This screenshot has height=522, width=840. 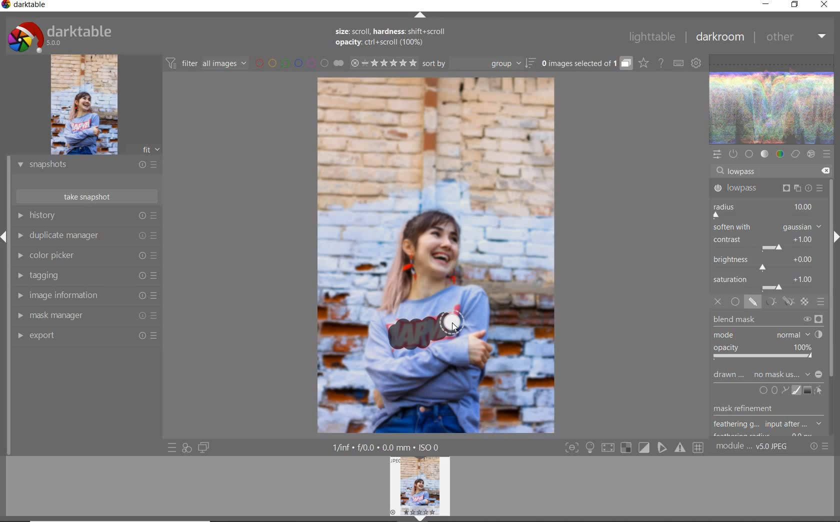 I want to click on show only active modules, so click(x=733, y=154).